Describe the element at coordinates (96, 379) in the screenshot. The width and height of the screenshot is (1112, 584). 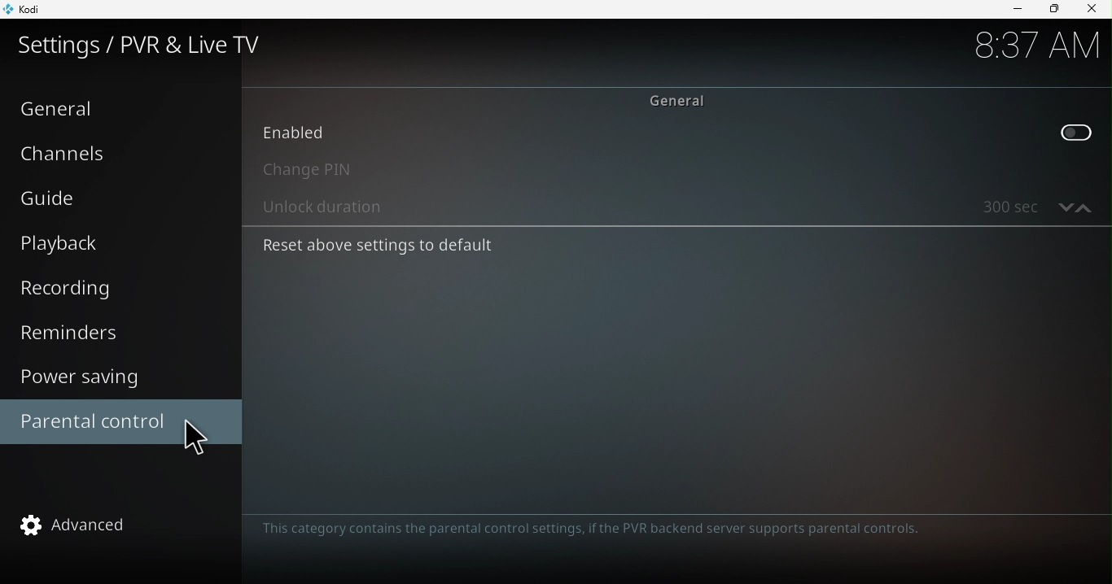
I see `Power saving` at that location.